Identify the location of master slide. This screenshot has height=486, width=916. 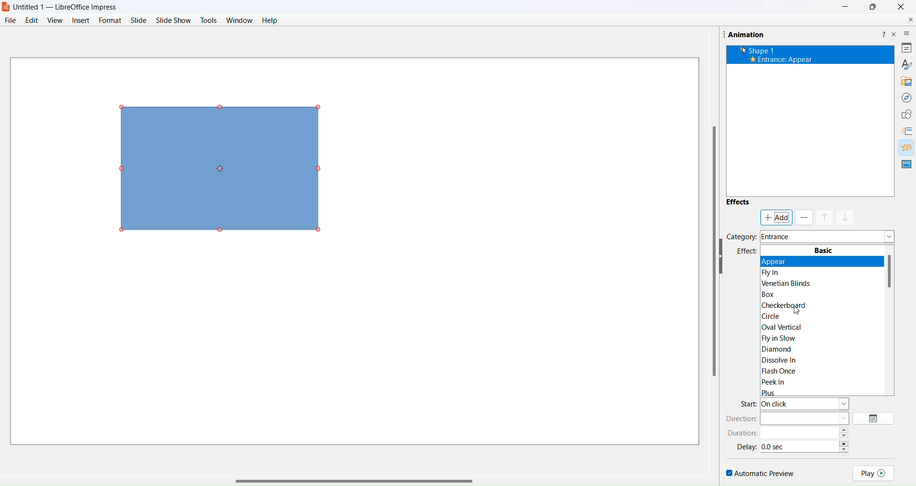
(906, 164).